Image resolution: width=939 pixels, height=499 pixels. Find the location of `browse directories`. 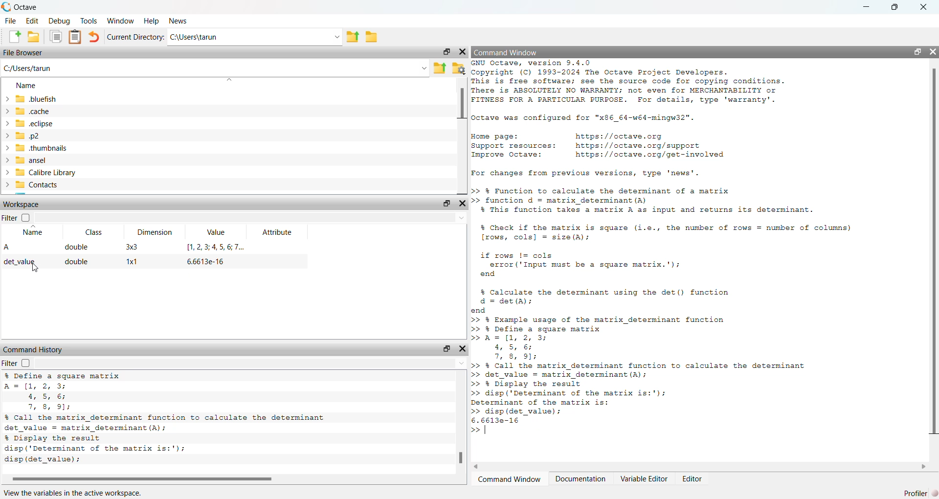

browse directories is located at coordinates (458, 69).